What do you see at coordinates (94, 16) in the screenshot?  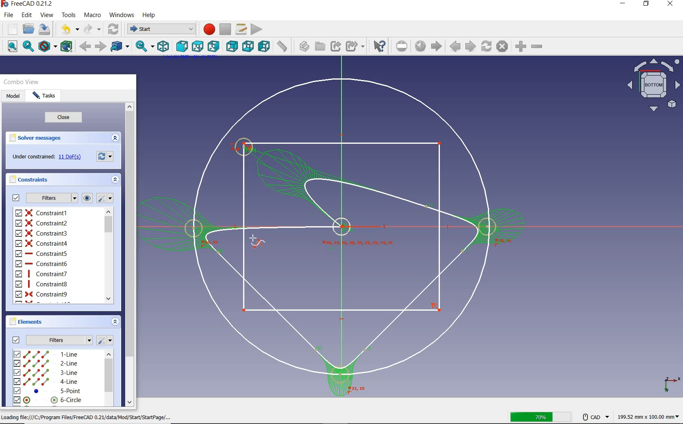 I see `macro` at bounding box center [94, 16].